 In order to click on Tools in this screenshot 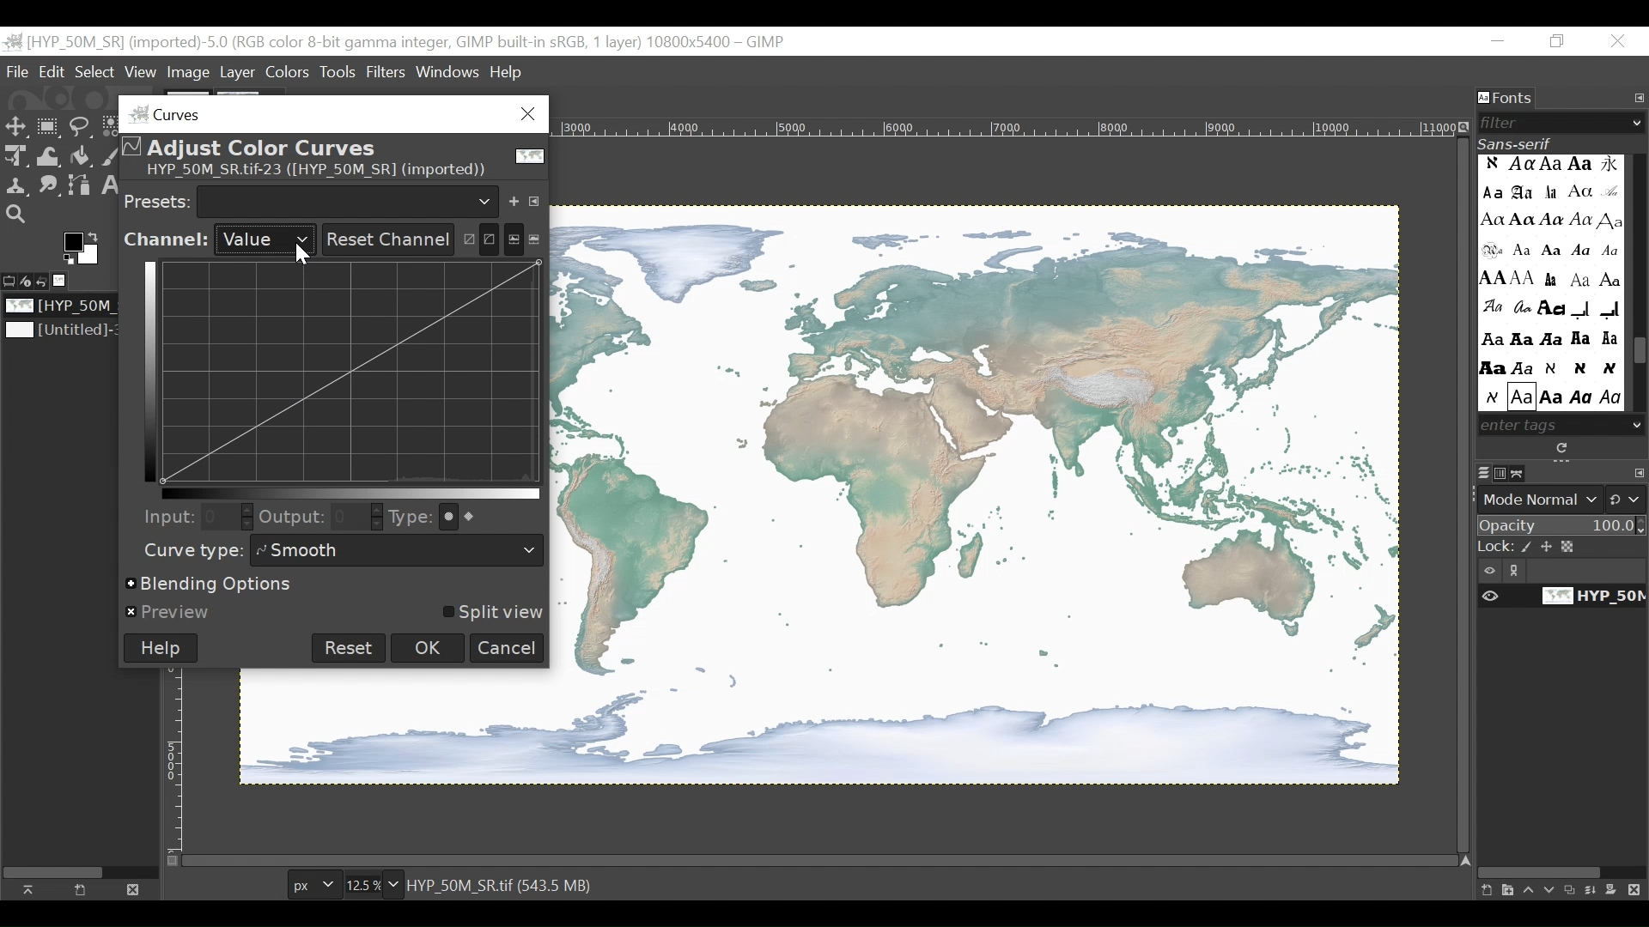, I will do `click(342, 71)`.